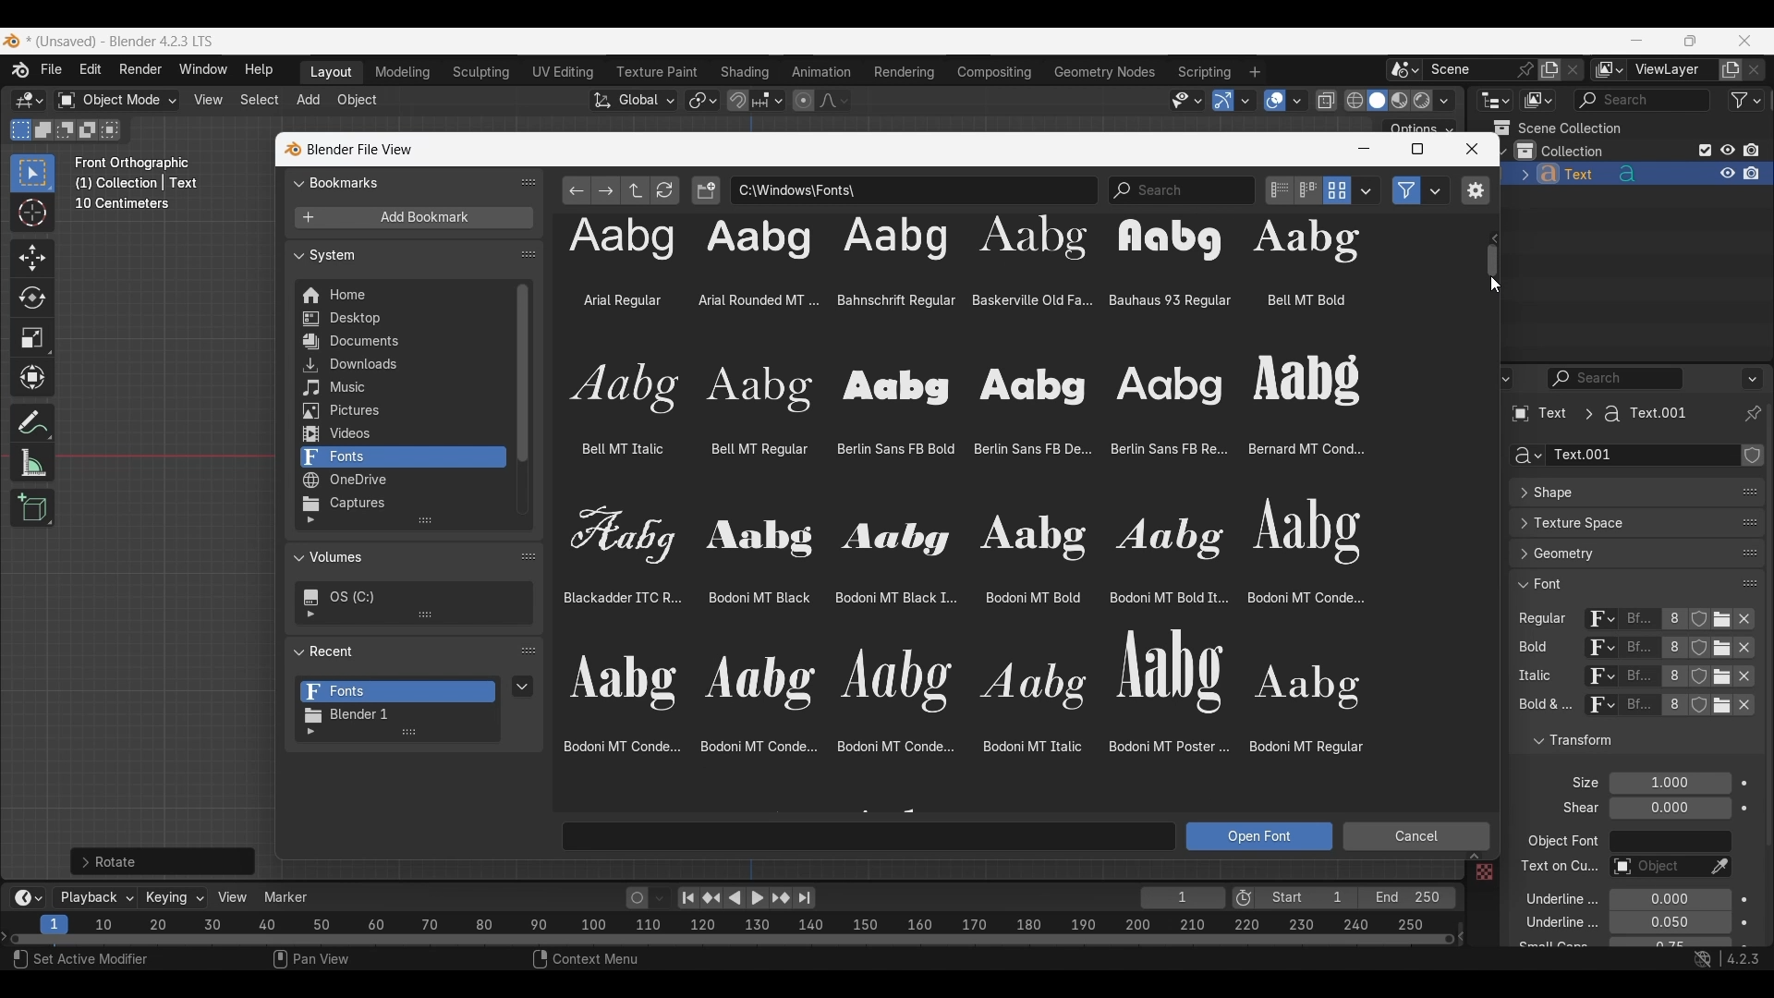 The width and height of the screenshot is (1774, 998). Describe the element at coordinates (203, 70) in the screenshot. I see `Window menu` at that location.